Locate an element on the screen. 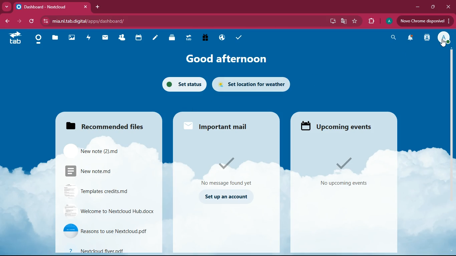  home is located at coordinates (38, 40).